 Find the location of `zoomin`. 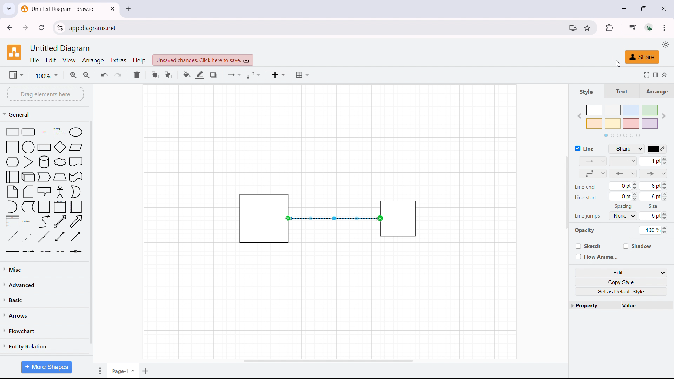

zoomin is located at coordinates (74, 75).